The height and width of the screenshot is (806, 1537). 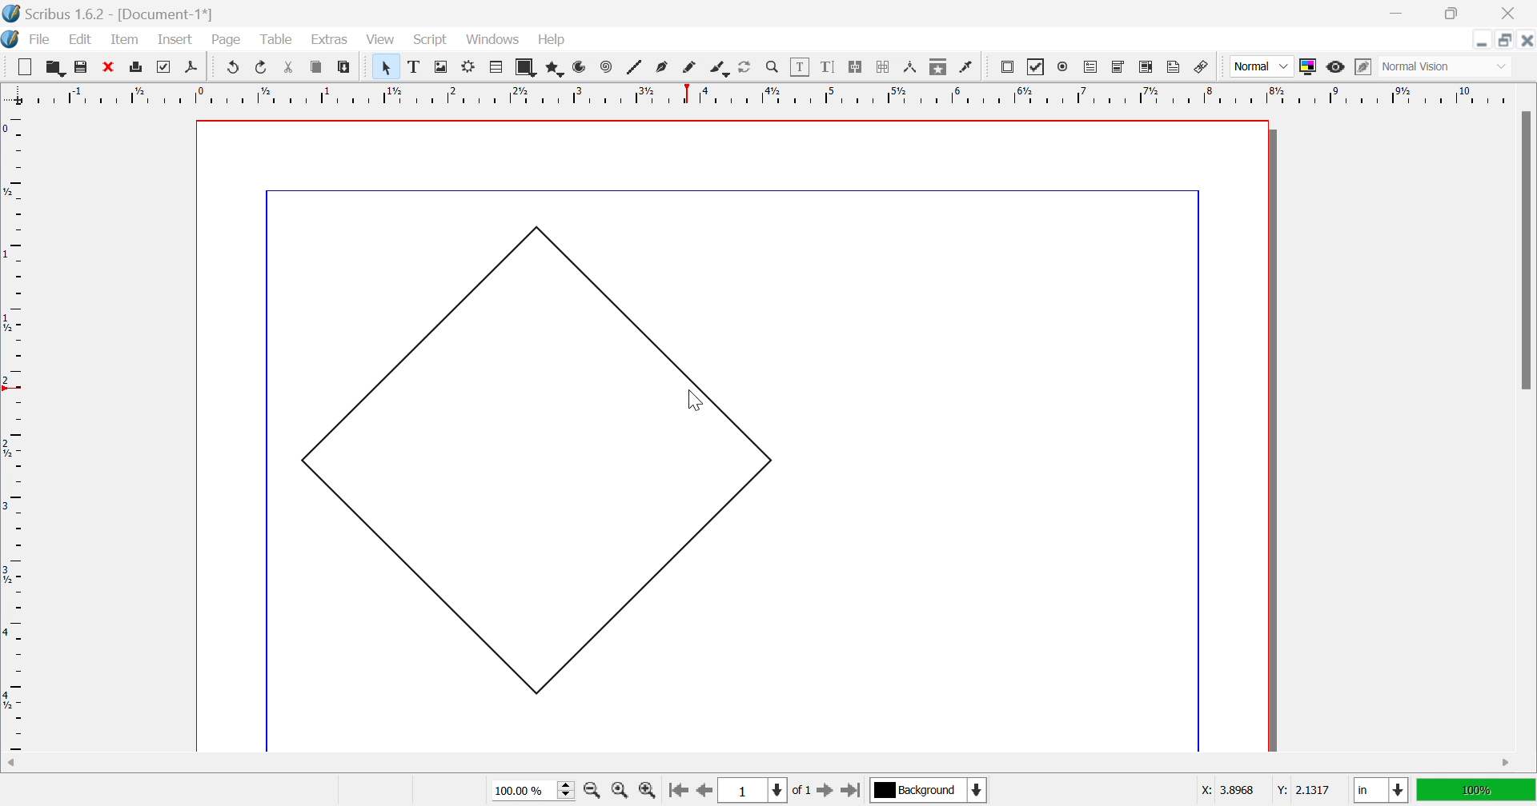 What do you see at coordinates (539, 460) in the screenshot?
I see `Shape` at bounding box center [539, 460].